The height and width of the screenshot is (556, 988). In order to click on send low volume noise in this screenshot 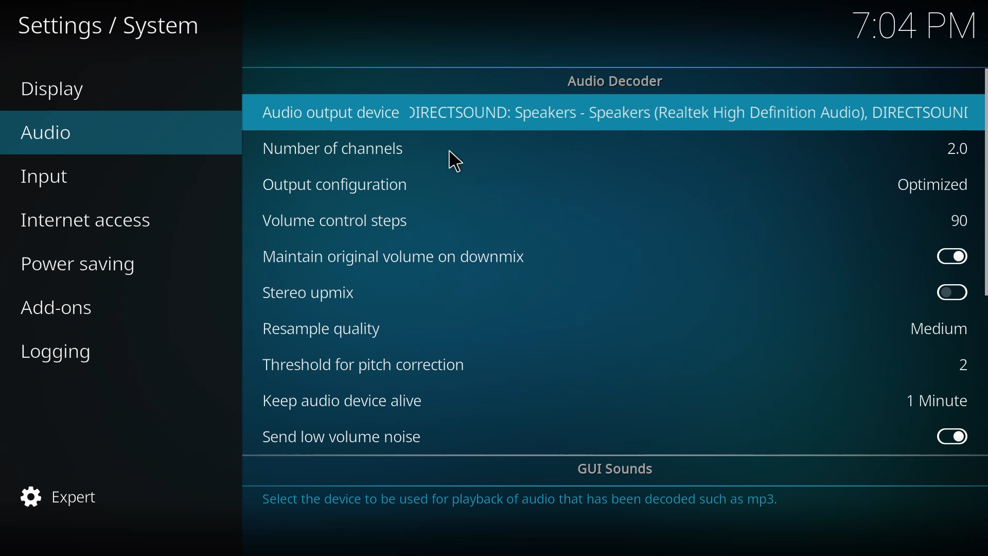, I will do `click(346, 437)`.